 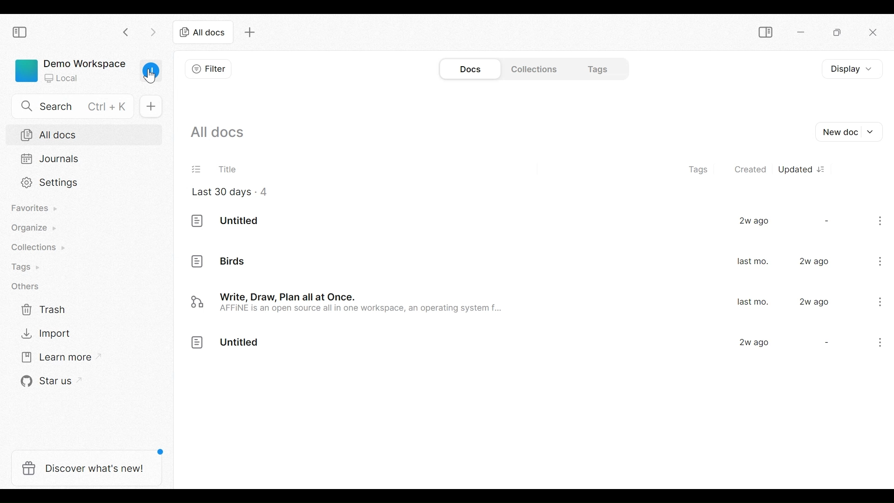 What do you see at coordinates (197, 344) in the screenshot?
I see `icon` at bounding box center [197, 344].